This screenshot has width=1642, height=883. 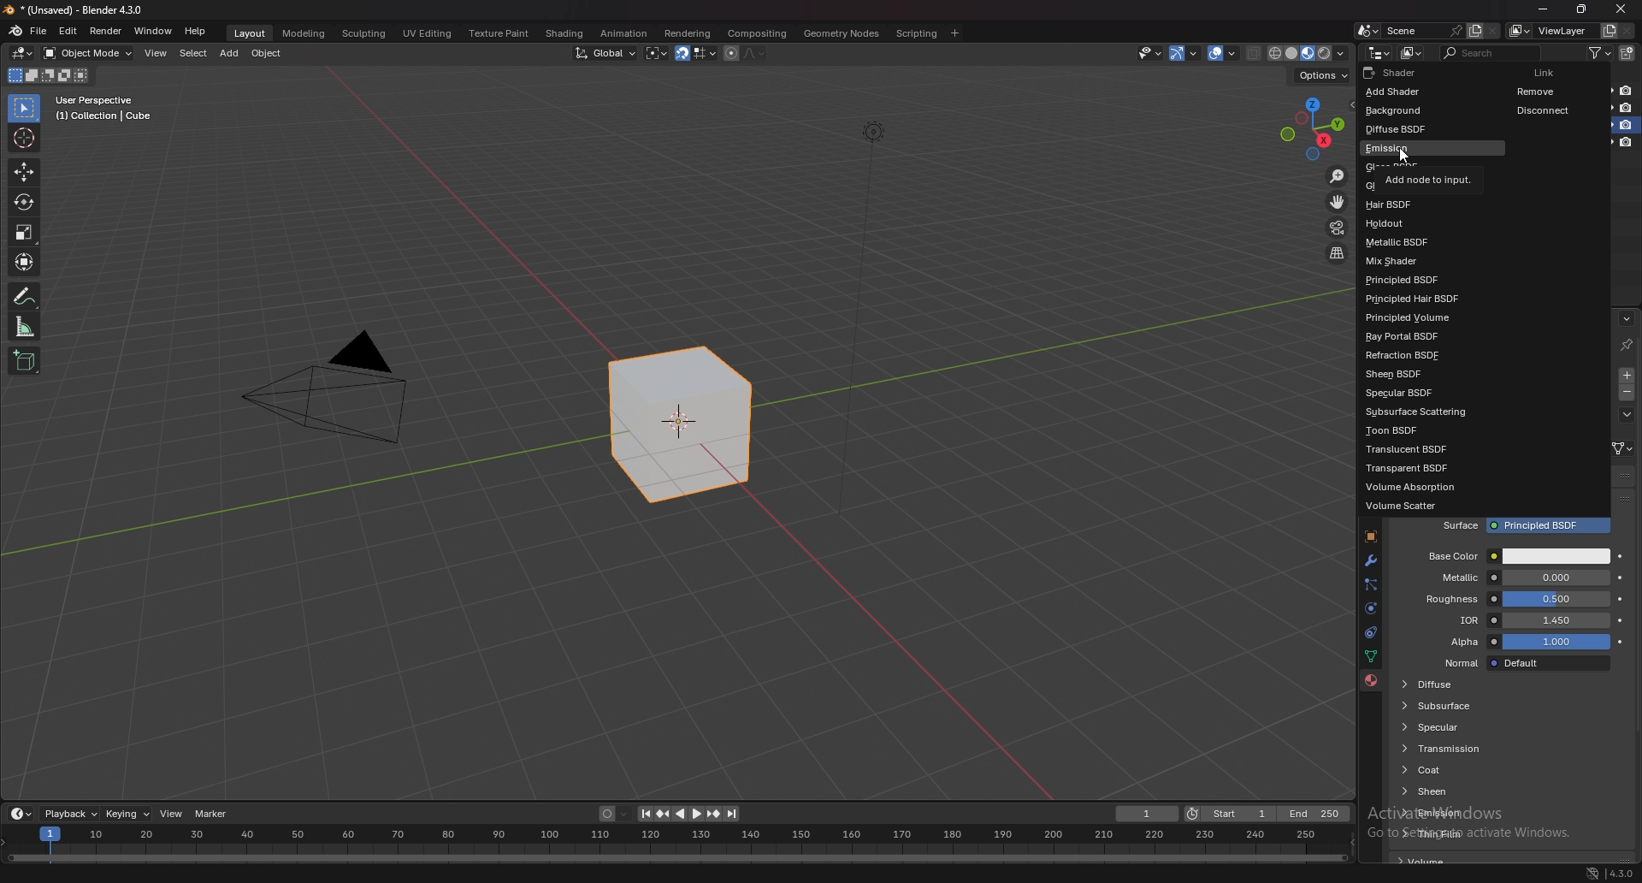 What do you see at coordinates (756, 33) in the screenshot?
I see `compositing` at bounding box center [756, 33].